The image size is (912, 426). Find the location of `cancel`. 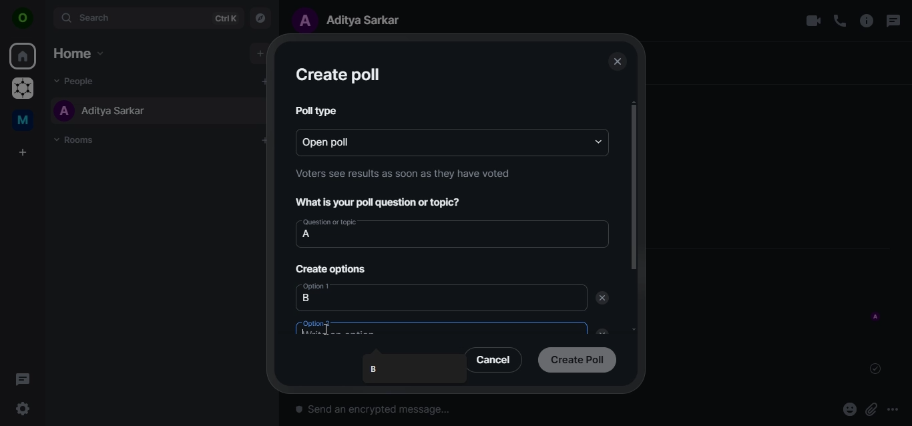

cancel is located at coordinates (495, 359).